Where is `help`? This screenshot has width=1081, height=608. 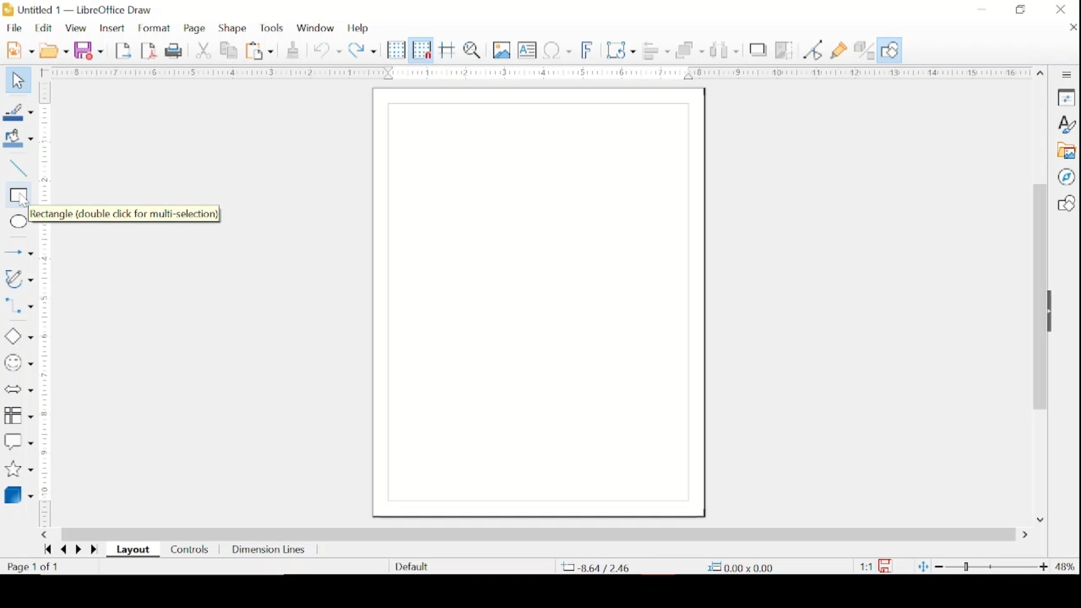
help is located at coordinates (359, 28).